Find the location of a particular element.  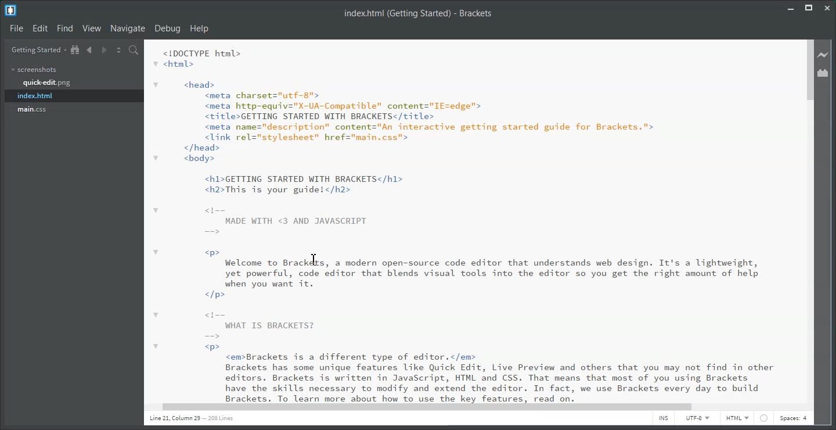

Find is located at coordinates (66, 28).